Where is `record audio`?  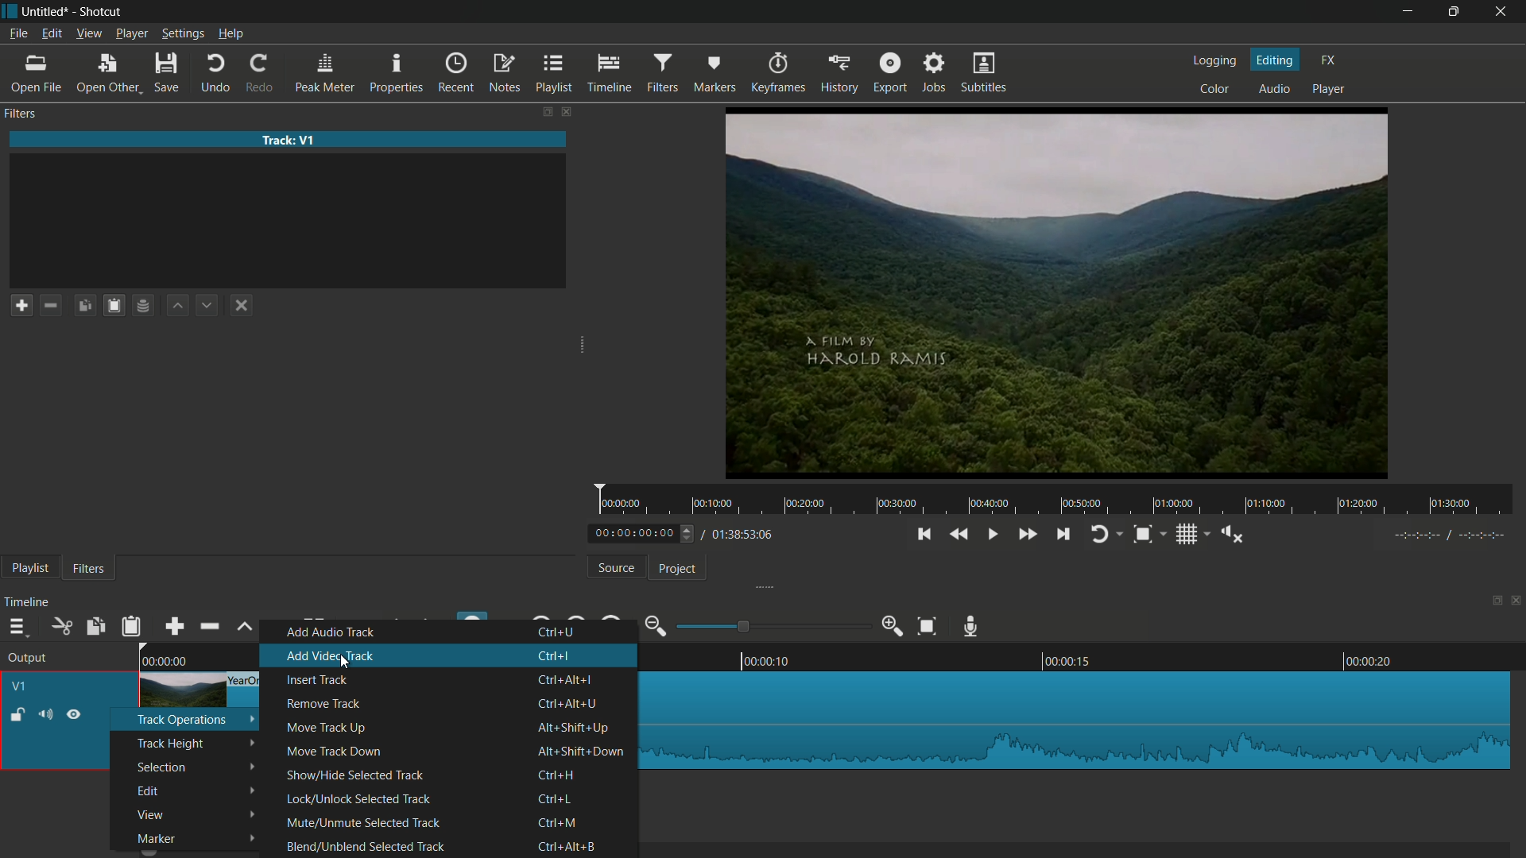
record audio is located at coordinates (972, 624).